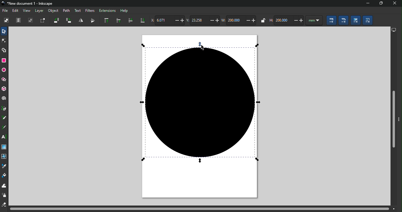 The height and width of the screenshot is (212, 402). What do you see at coordinates (239, 20) in the screenshot?
I see `width of selection` at bounding box center [239, 20].